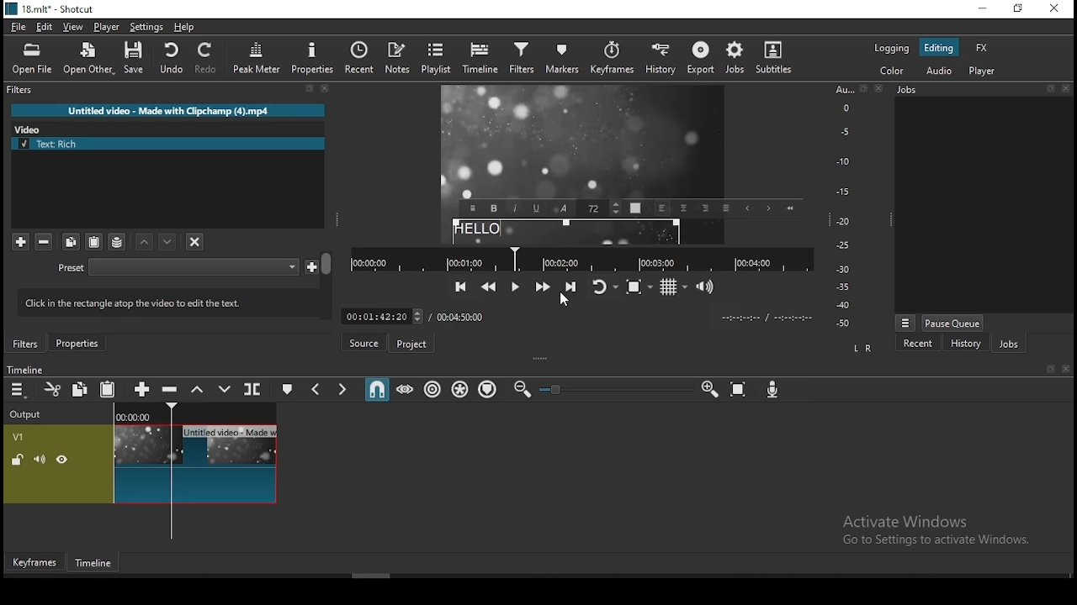  I want to click on audio, so click(938, 71).